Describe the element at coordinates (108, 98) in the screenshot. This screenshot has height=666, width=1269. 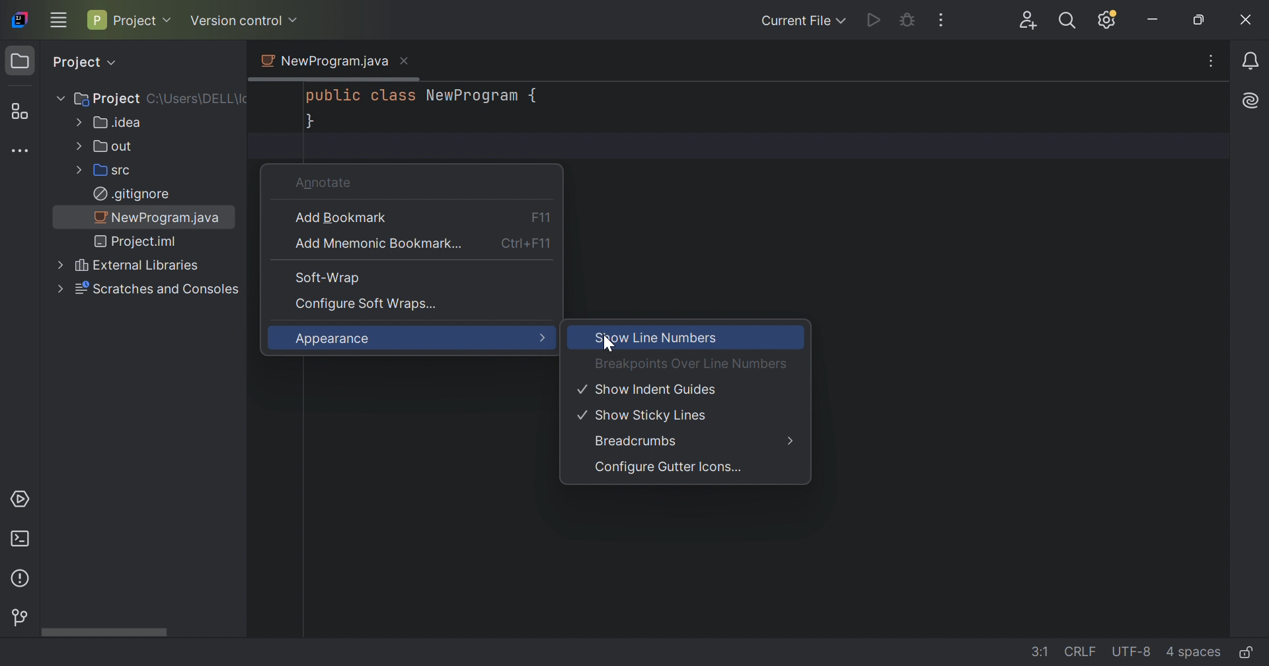
I see `Project` at that location.